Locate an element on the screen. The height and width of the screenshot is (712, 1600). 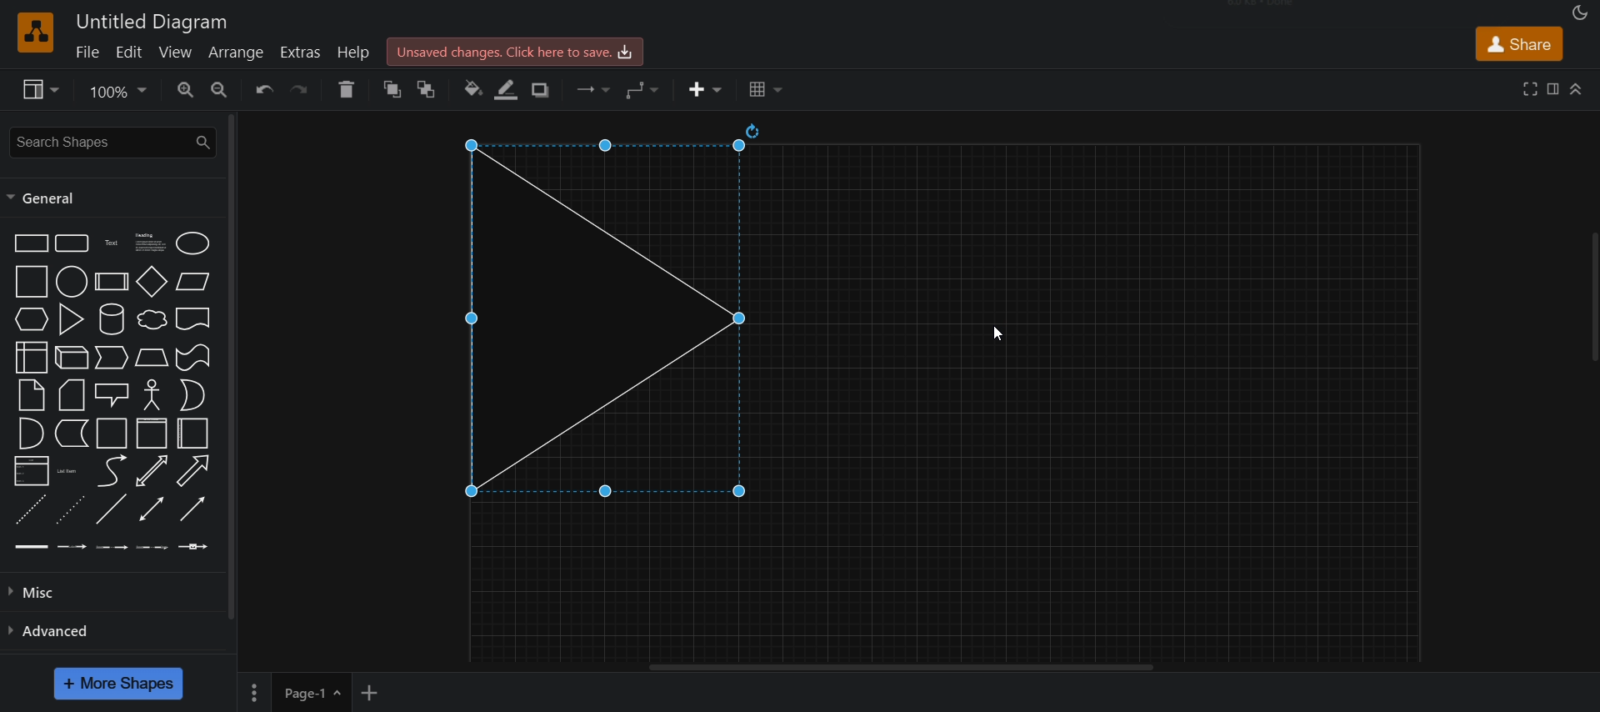
edit is located at coordinates (132, 51).